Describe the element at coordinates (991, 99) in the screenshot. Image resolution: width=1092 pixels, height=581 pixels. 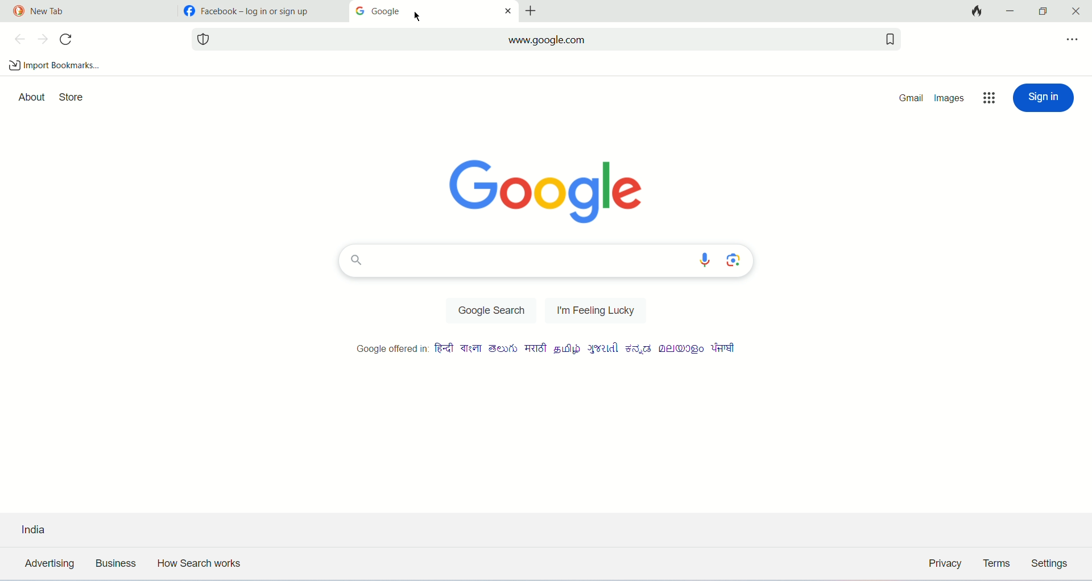
I see `more options` at that location.